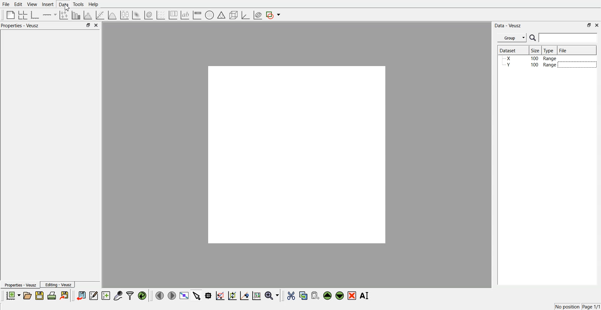 Image resolution: width=601 pixels, height=310 pixels. I want to click on Maximize, so click(88, 25).